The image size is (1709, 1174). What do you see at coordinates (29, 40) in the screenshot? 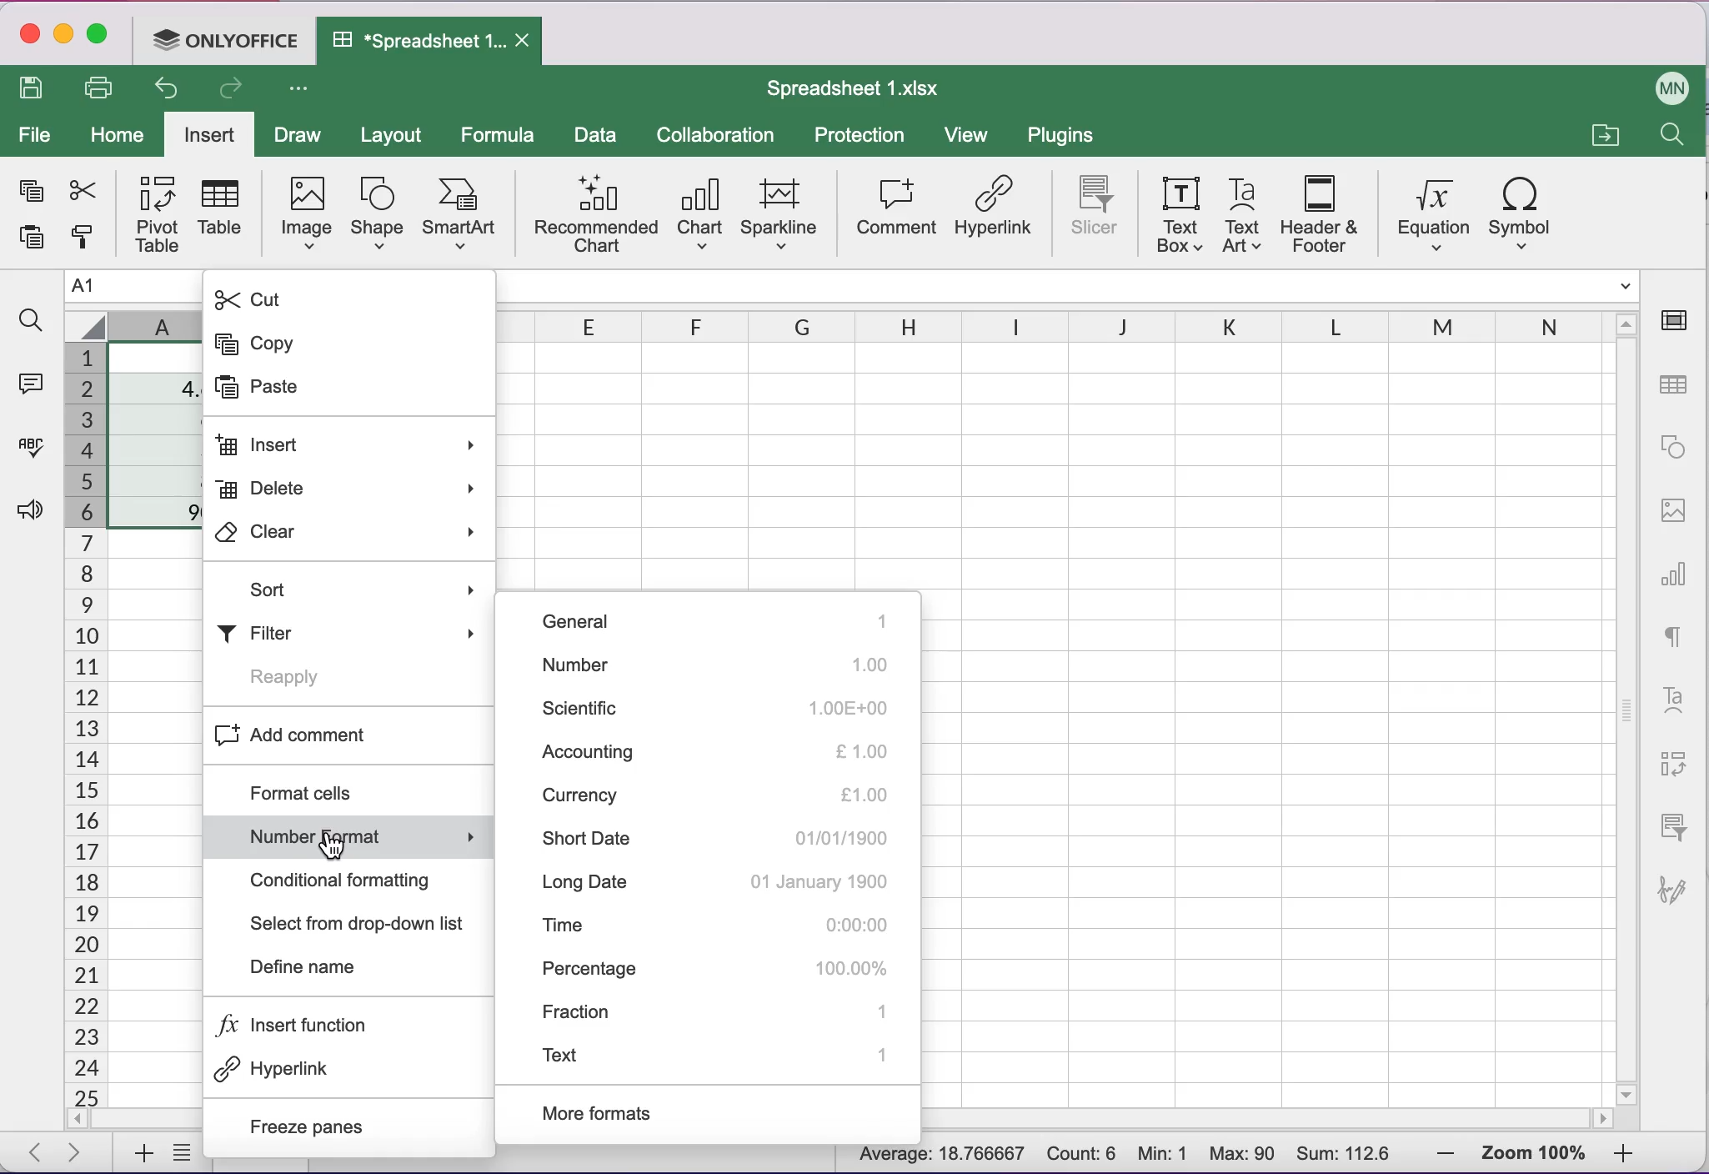
I see `close` at bounding box center [29, 40].